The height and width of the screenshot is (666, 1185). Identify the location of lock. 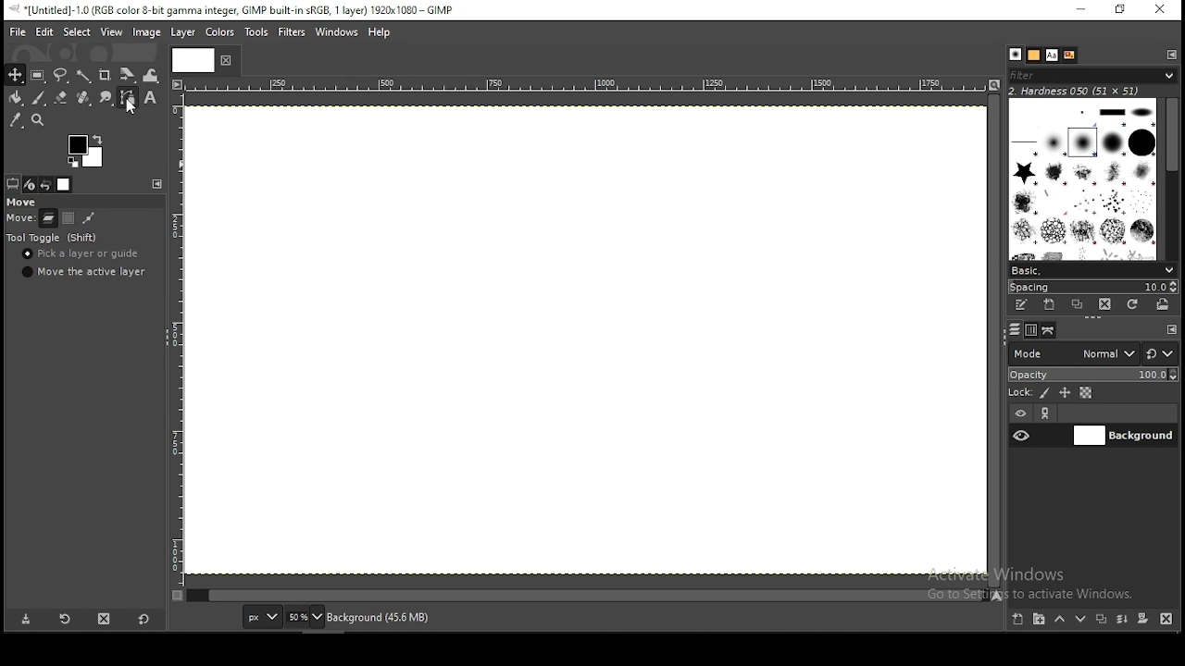
(1020, 391).